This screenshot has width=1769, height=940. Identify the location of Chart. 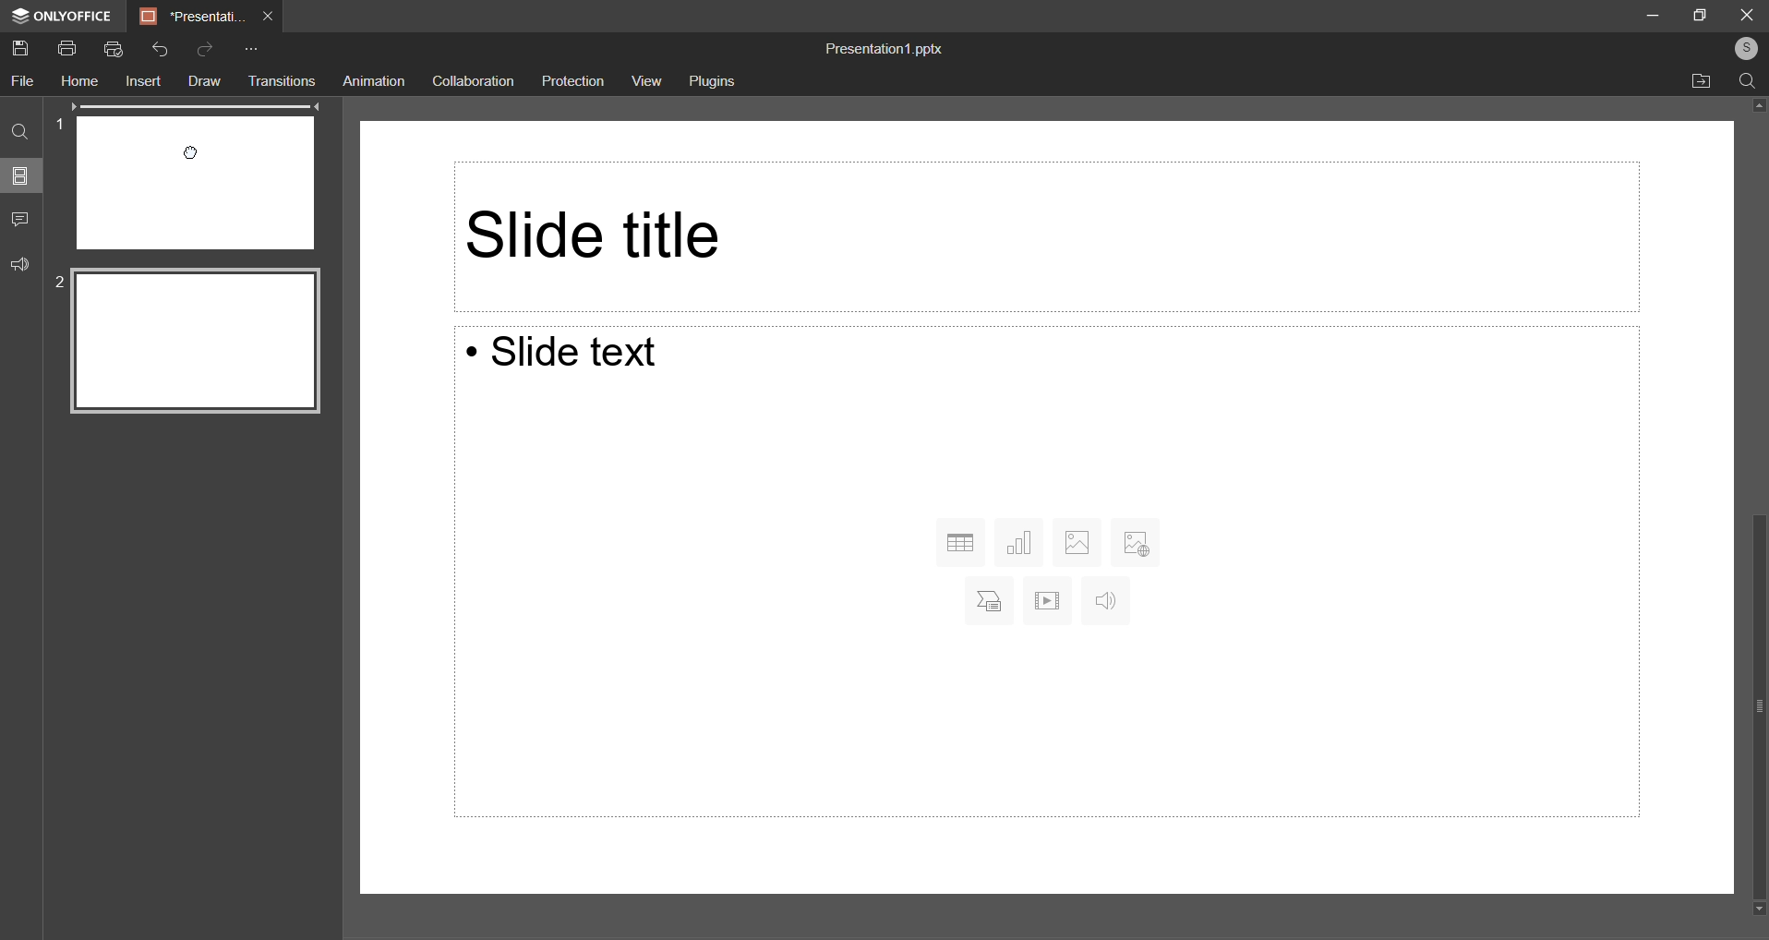
(1021, 541).